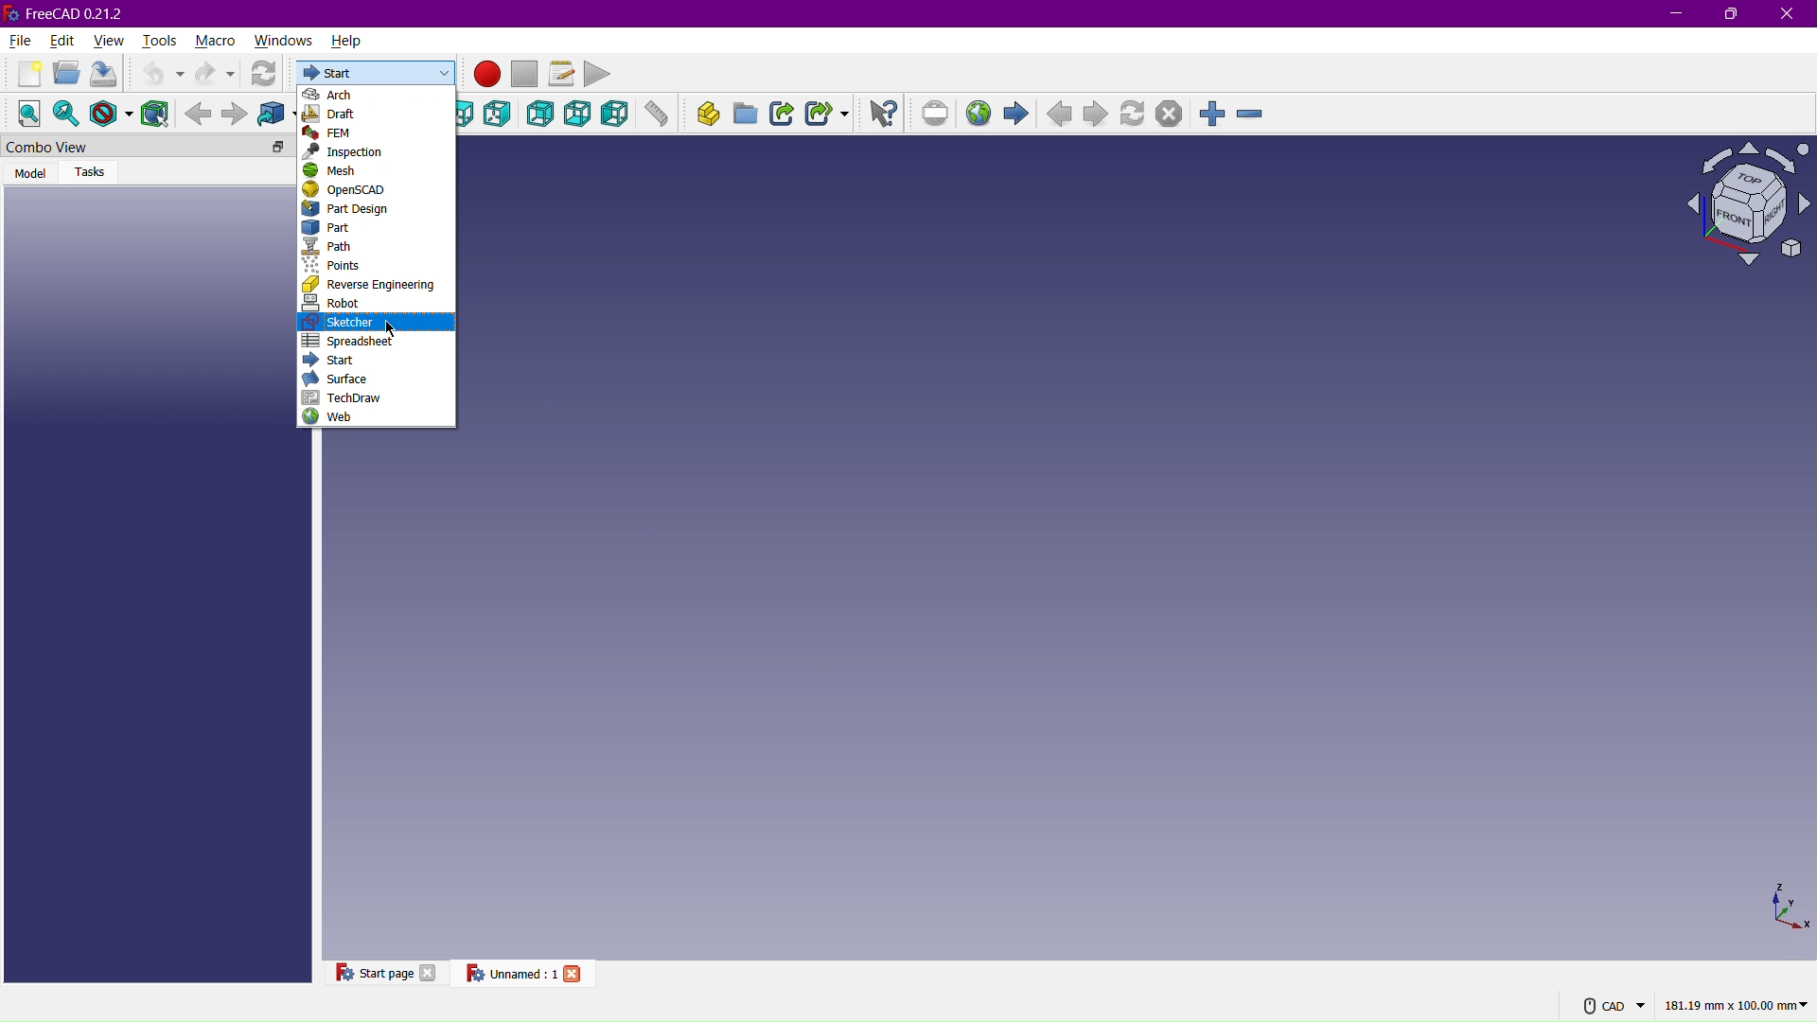 The width and height of the screenshot is (1817, 1022). Describe the element at coordinates (331, 248) in the screenshot. I see `Path` at that location.